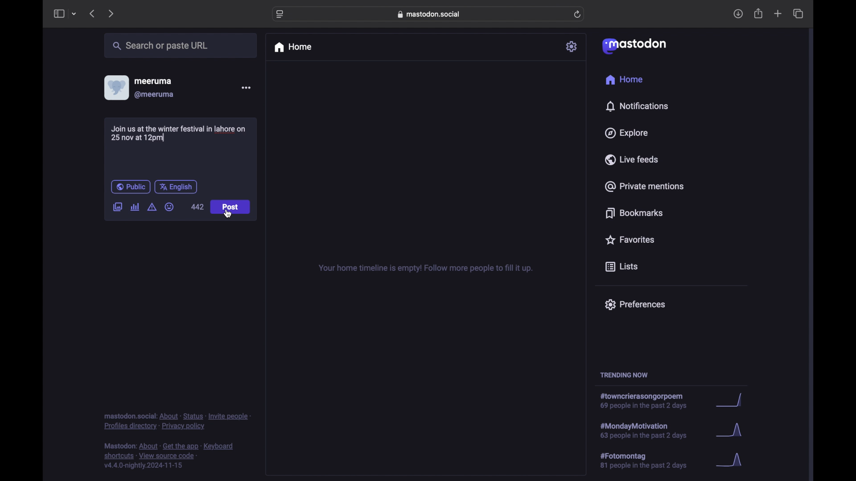 The image size is (856, 481). I want to click on cursor, so click(229, 214).